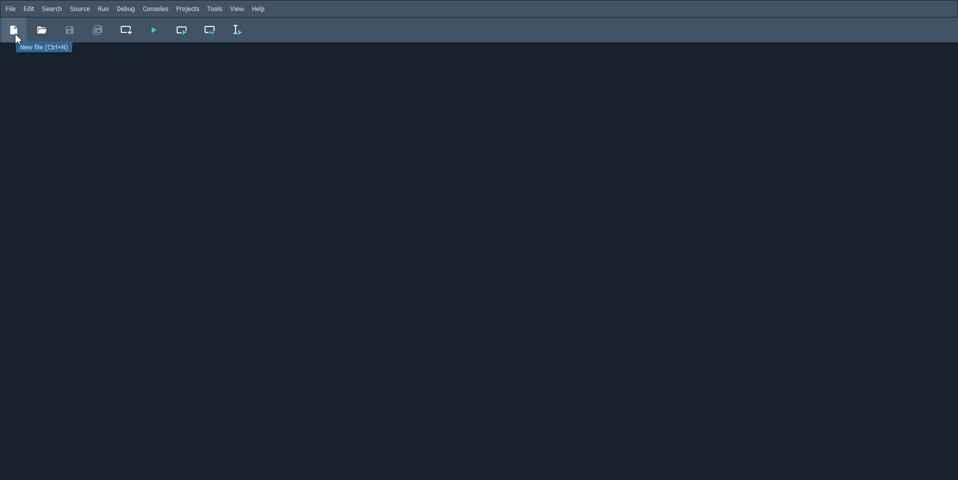 The image size is (958, 480). I want to click on Search, so click(52, 9).